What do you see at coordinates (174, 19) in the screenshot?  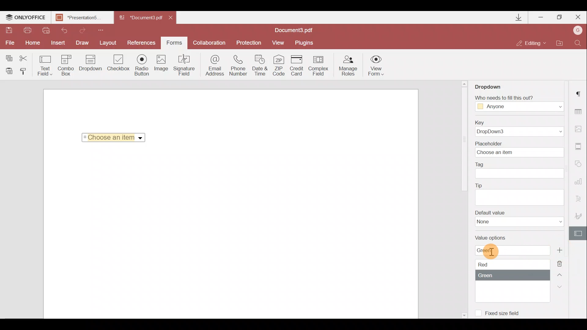 I see `Close` at bounding box center [174, 19].